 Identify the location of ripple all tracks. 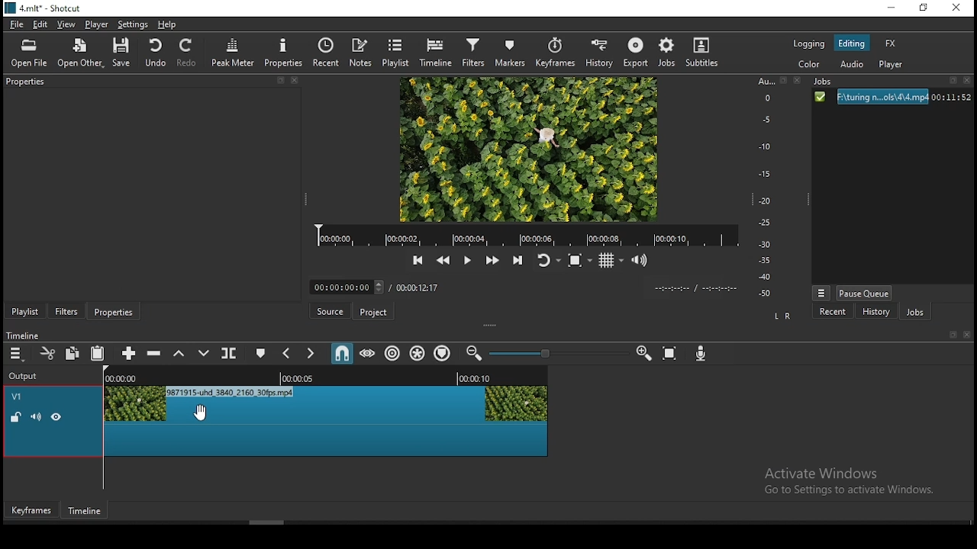
(418, 354).